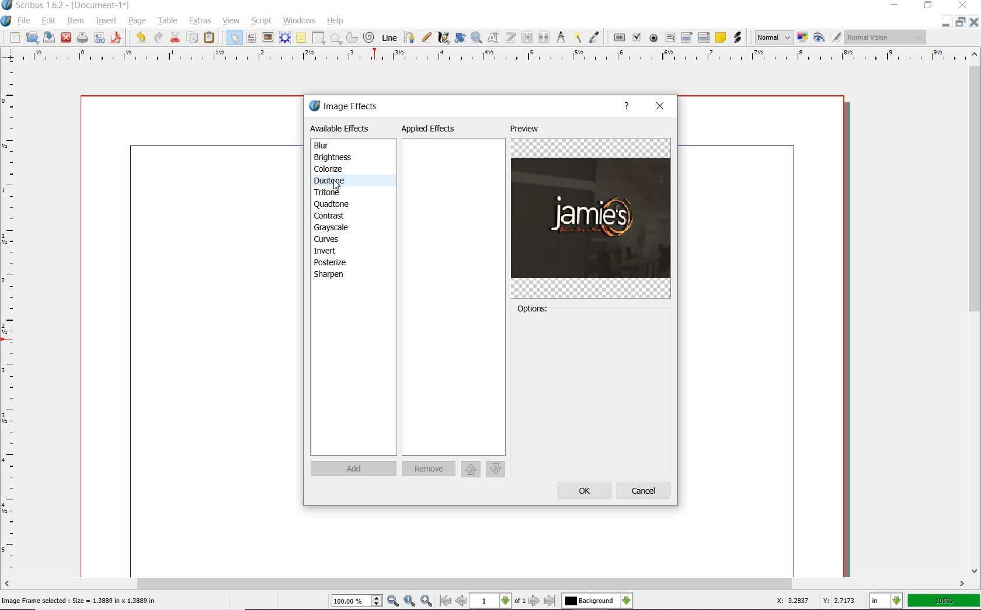 This screenshot has width=981, height=610. What do you see at coordinates (461, 38) in the screenshot?
I see `rotate item` at bounding box center [461, 38].